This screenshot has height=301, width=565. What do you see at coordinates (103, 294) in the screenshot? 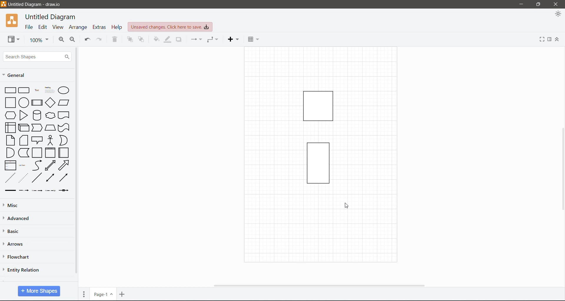
I see `Page Number` at bounding box center [103, 294].